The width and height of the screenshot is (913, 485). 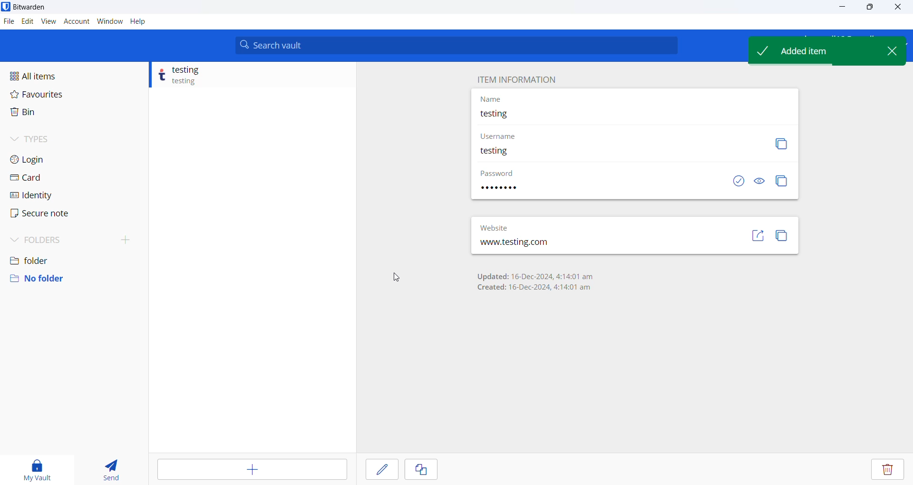 I want to click on identity, so click(x=49, y=195).